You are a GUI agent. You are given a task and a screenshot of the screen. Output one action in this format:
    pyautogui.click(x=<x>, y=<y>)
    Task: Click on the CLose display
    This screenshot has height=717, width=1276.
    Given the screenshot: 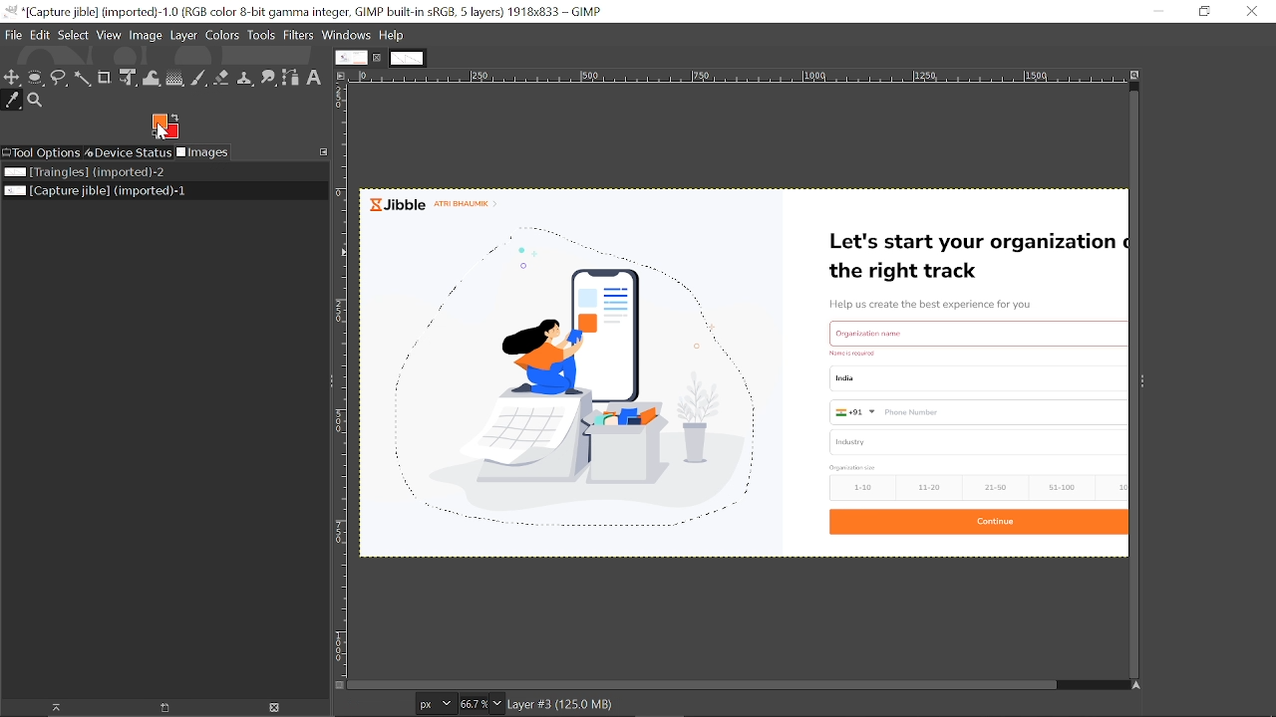 What is the action you would take?
    pyautogui.click(x=275, y=707)
    